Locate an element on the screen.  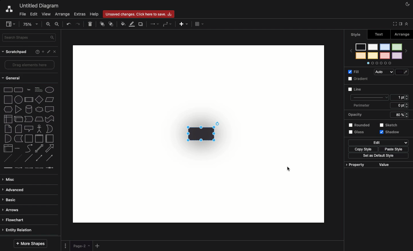
Set as default style is located at coordinates (377, 156).